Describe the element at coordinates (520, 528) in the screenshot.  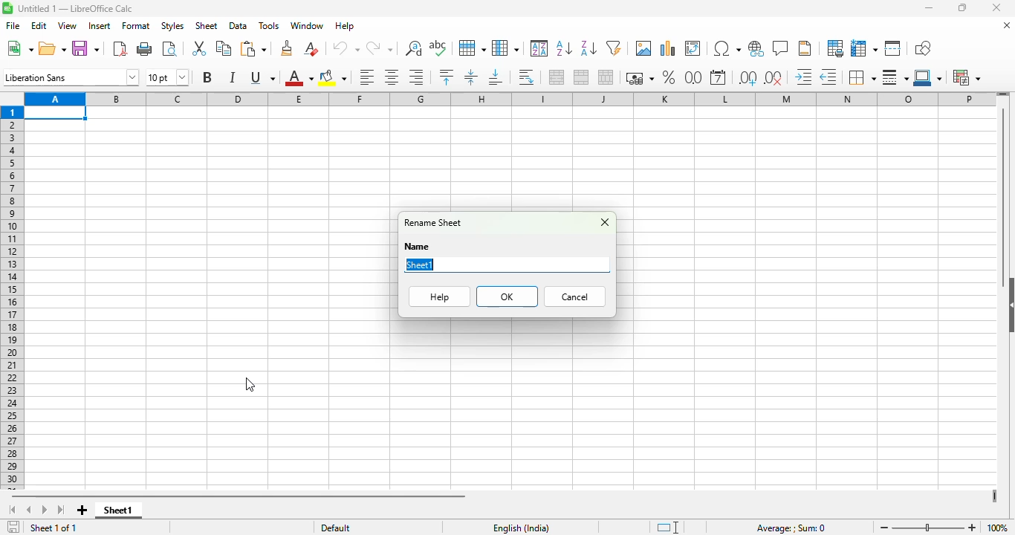
I see `English (India)` at that location.